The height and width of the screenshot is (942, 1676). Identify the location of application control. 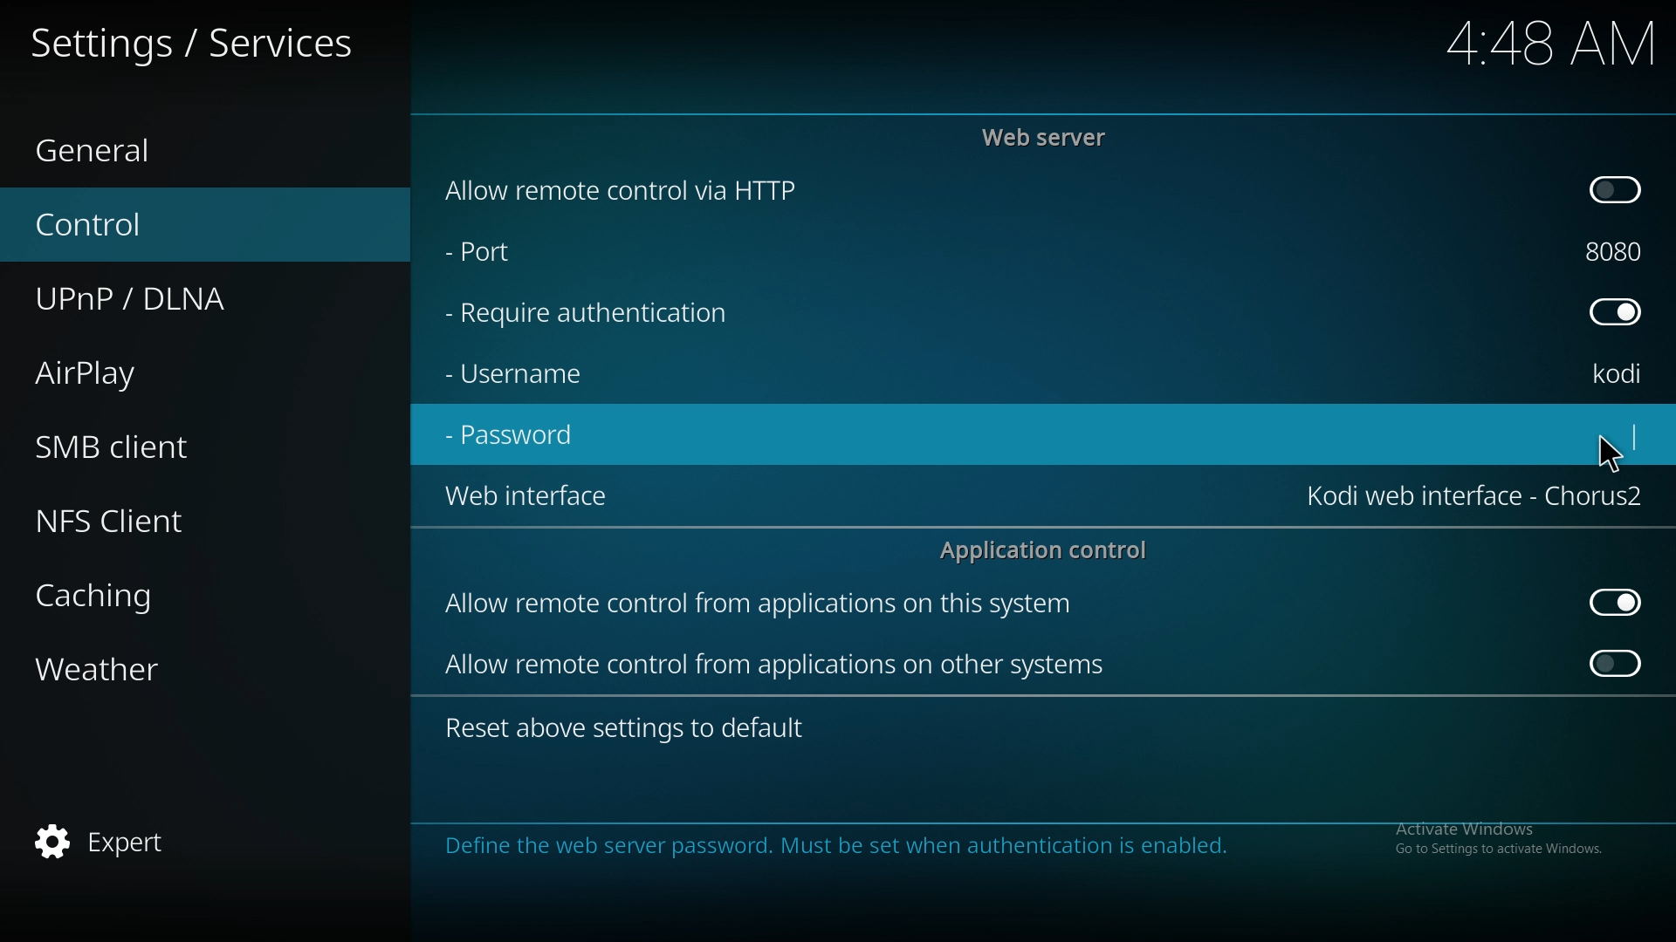
(1050, 551).